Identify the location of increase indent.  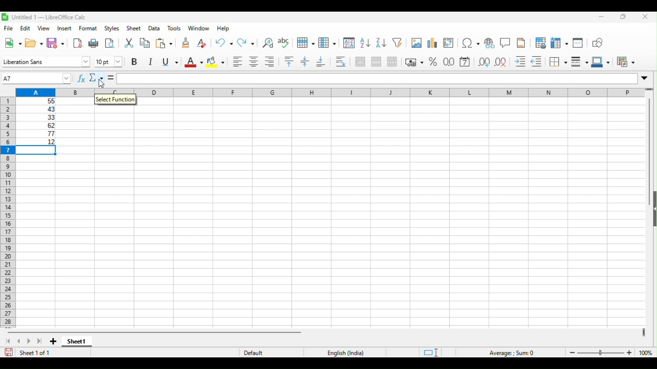
(521, 62).